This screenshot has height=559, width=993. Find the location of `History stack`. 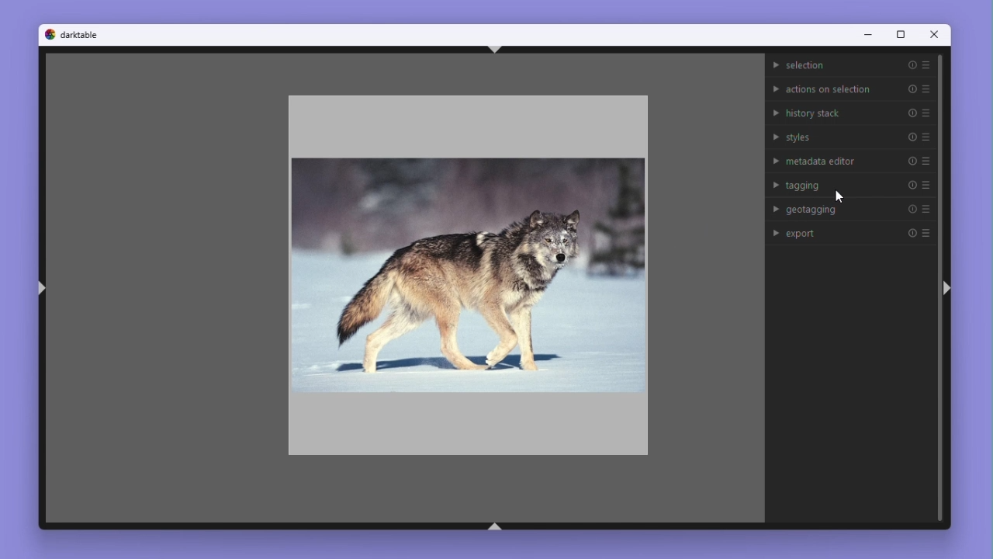

History stack is located at coordinates (850, 112).